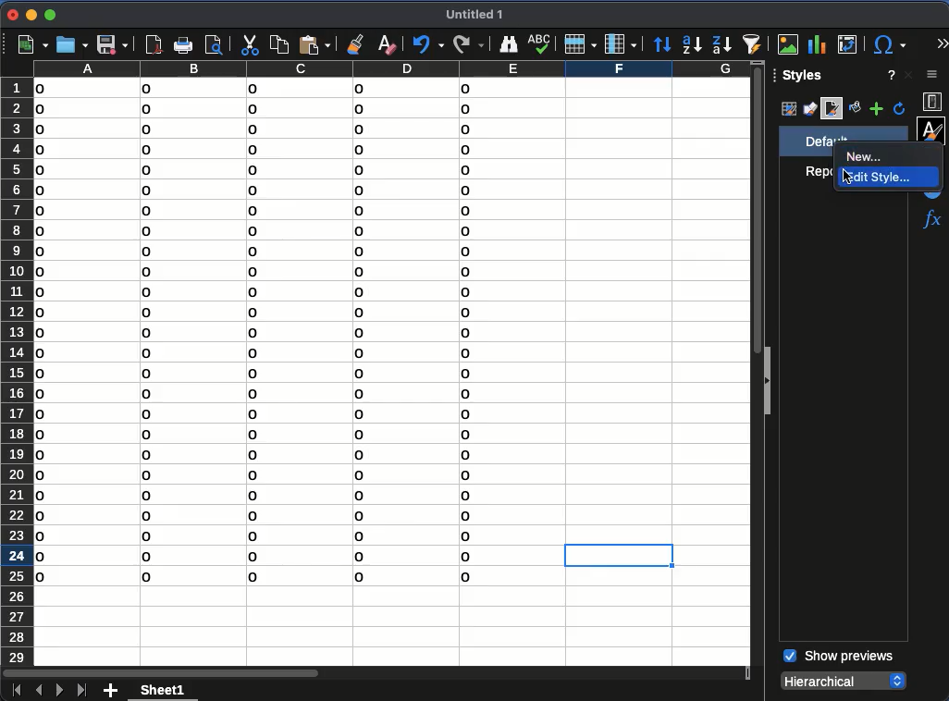 Image resolution: width=949 pixels, height=701 pixels. What do you see at coordinates (833, 110) in the screenshot?
I see `page style` at bounding box center [833, 110].